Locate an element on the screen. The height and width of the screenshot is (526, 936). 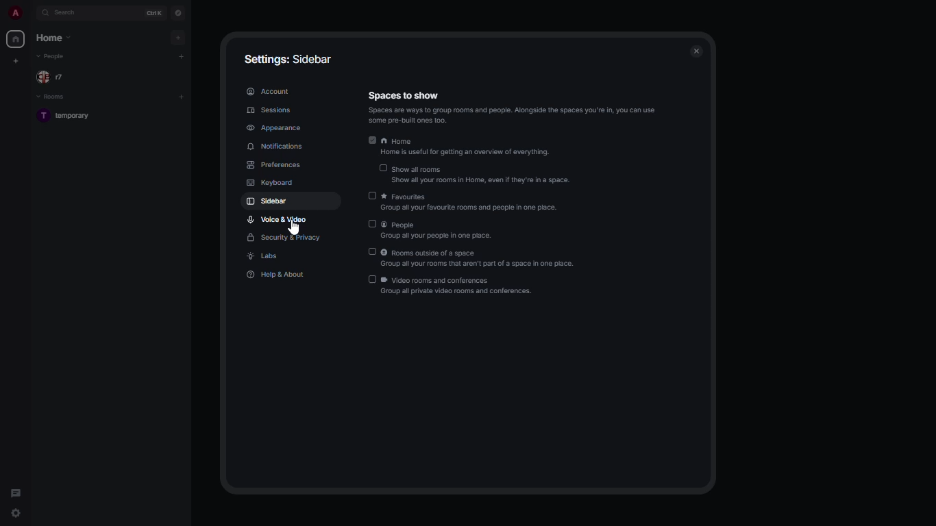
preferences is located at coordinates (273, 165).